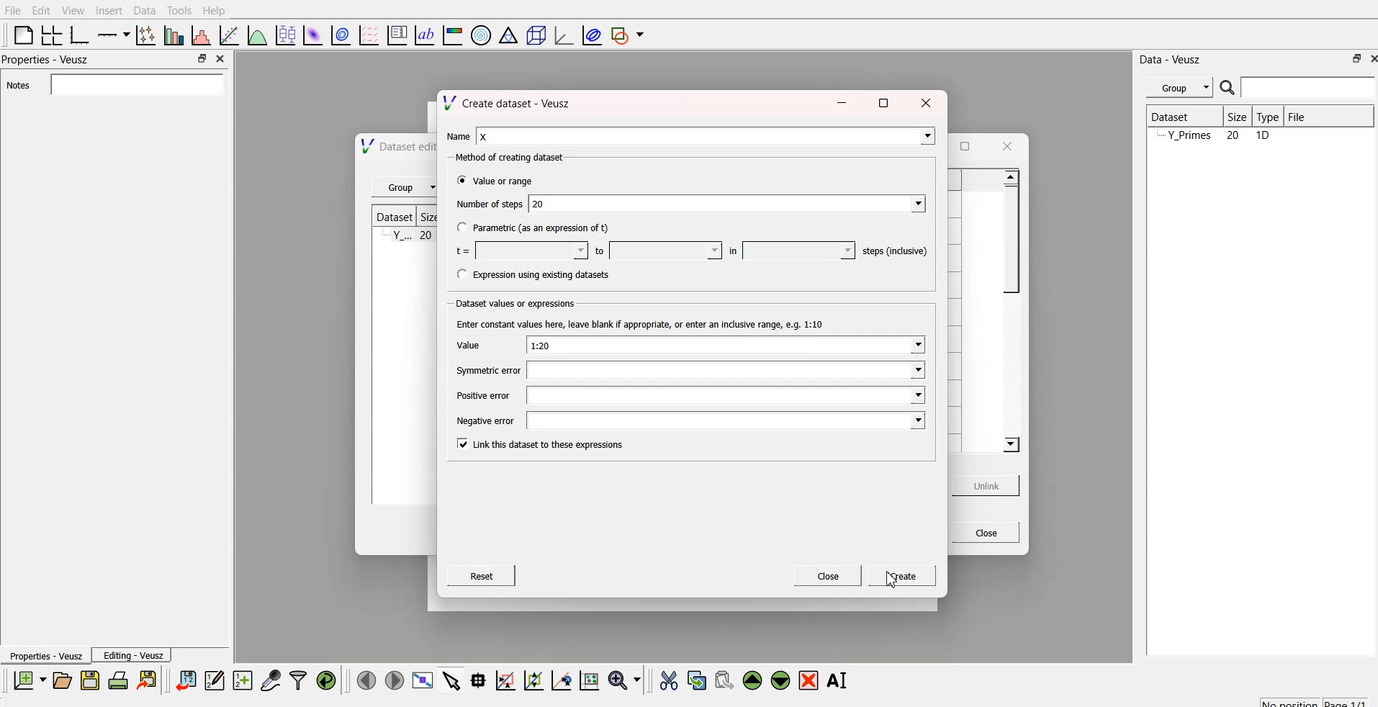 This screenshot has width=1378, height=707. Describe the element at coordinates (1351, 58) in the screenshot. I see `maximize` at that location.